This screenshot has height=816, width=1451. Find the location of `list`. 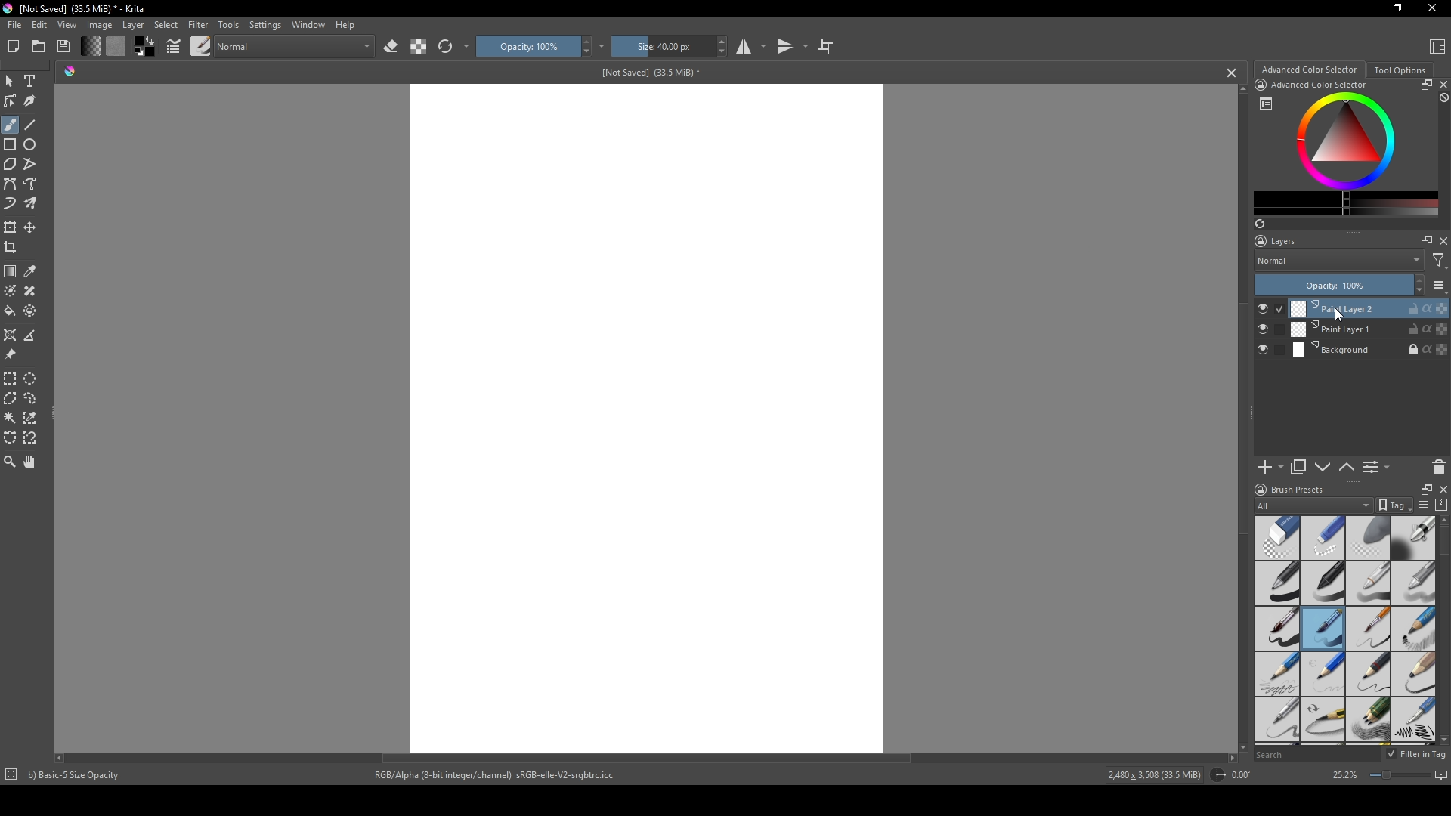

list is located at coordinates (1422, 505).